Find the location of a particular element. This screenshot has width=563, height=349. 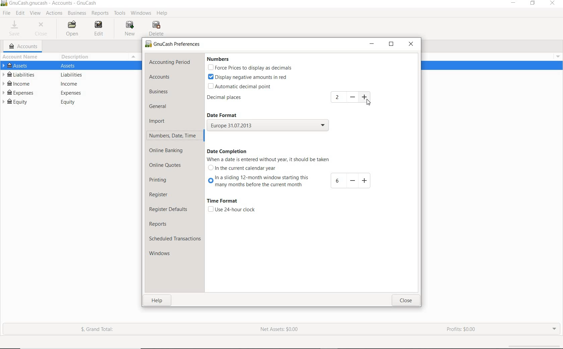

DELETE is located at coordinates (157, 28).